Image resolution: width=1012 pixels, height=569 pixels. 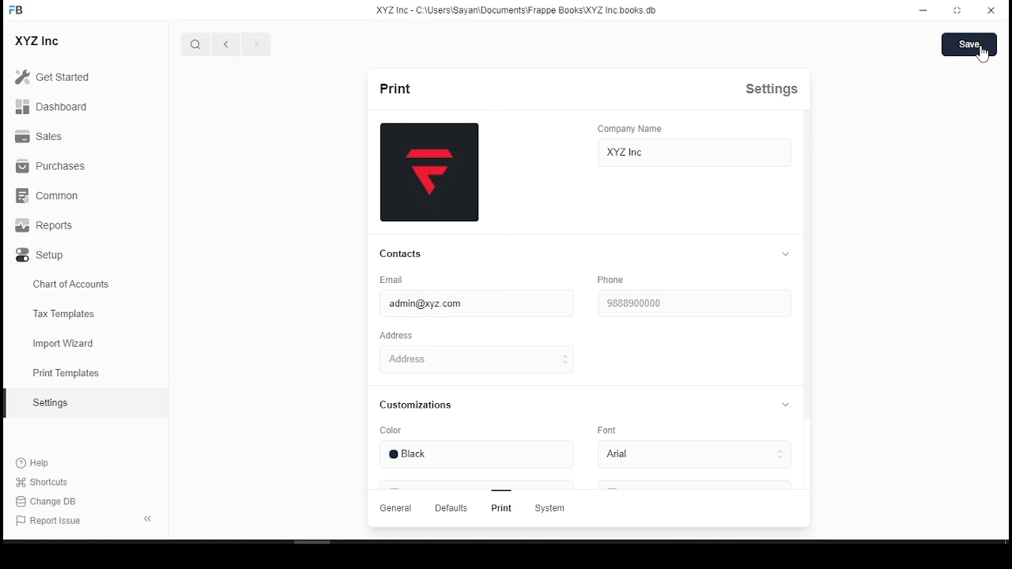 I want to click on Reports, so click(x=43, y=225).